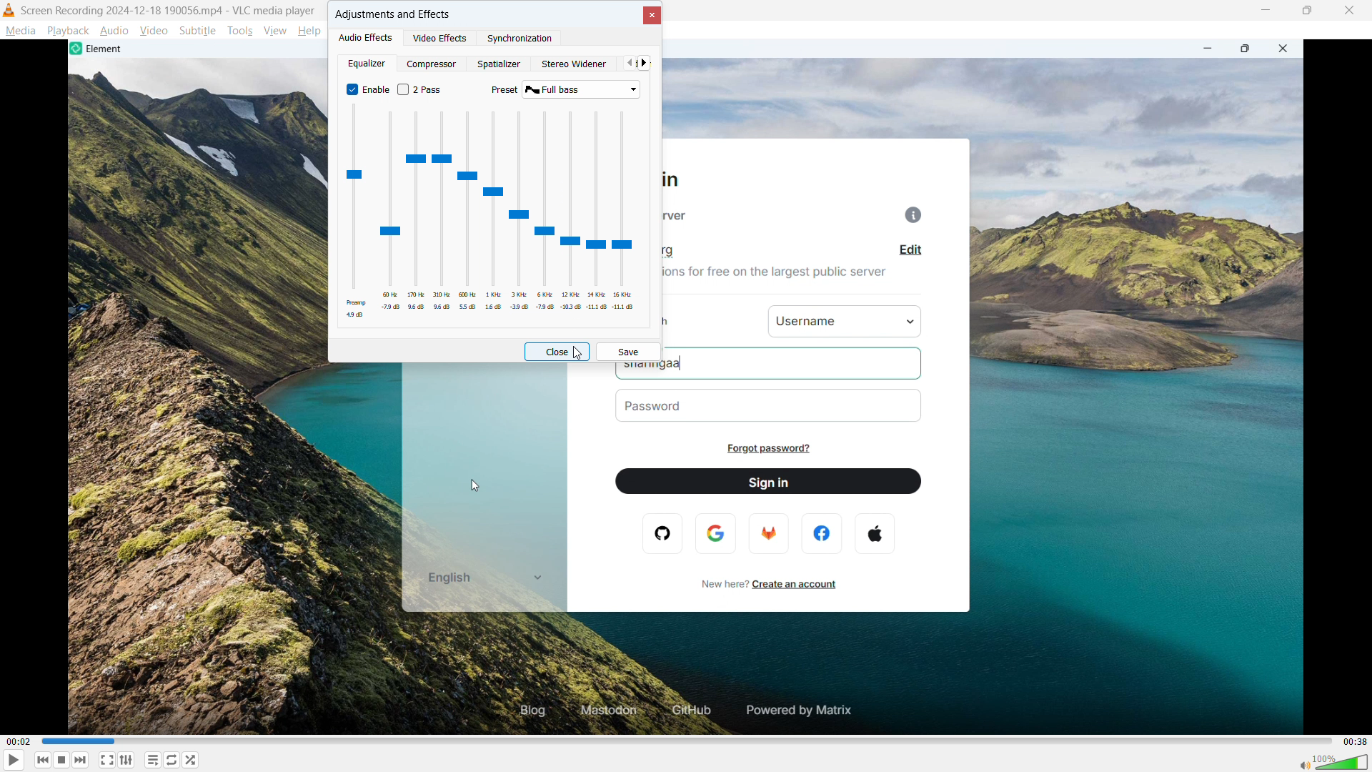 The width and height of the screenshot is (1372, 772). What do you see at coordinates (68, 31) in the screenshot?
I see `Play back ` at bounding box center [68, 31].